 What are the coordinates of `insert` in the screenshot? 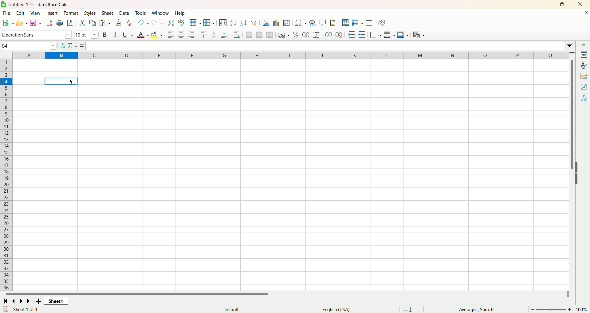 It's located at (52, 13).